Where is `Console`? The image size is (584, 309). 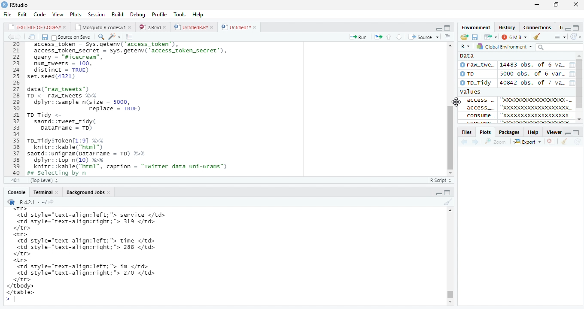
Console is located at coordinates (14, 192).